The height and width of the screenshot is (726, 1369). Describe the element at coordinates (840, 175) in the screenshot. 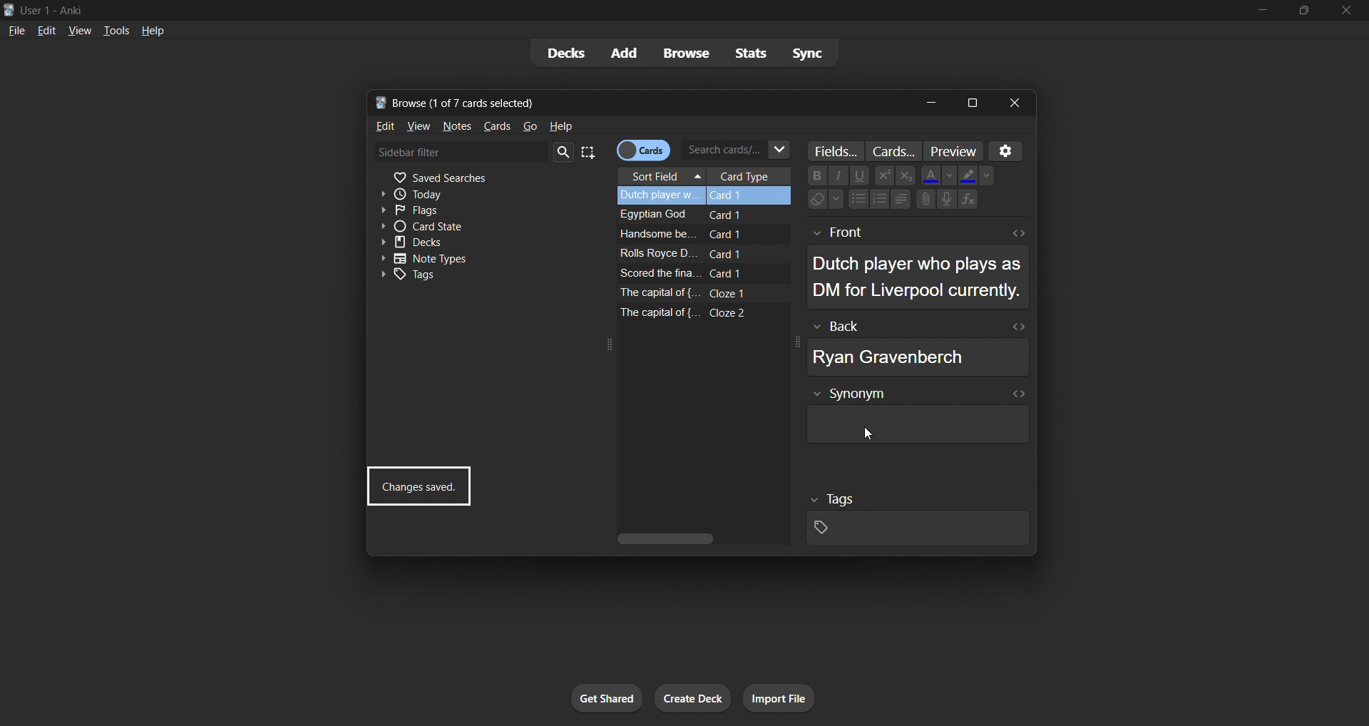

I see `Font` at that location.